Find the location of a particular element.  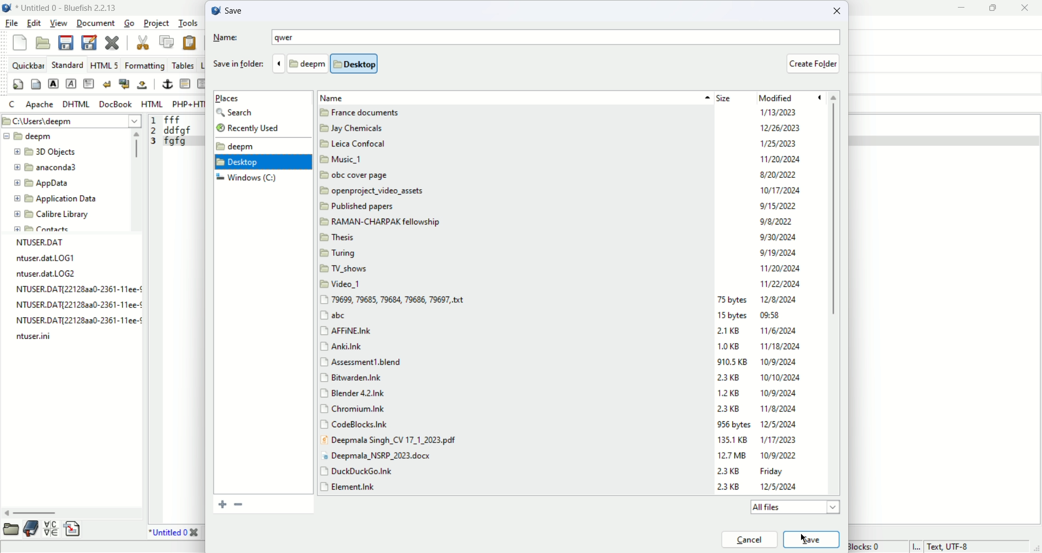

vertical scroll bar is located at coordinates (134, 179).